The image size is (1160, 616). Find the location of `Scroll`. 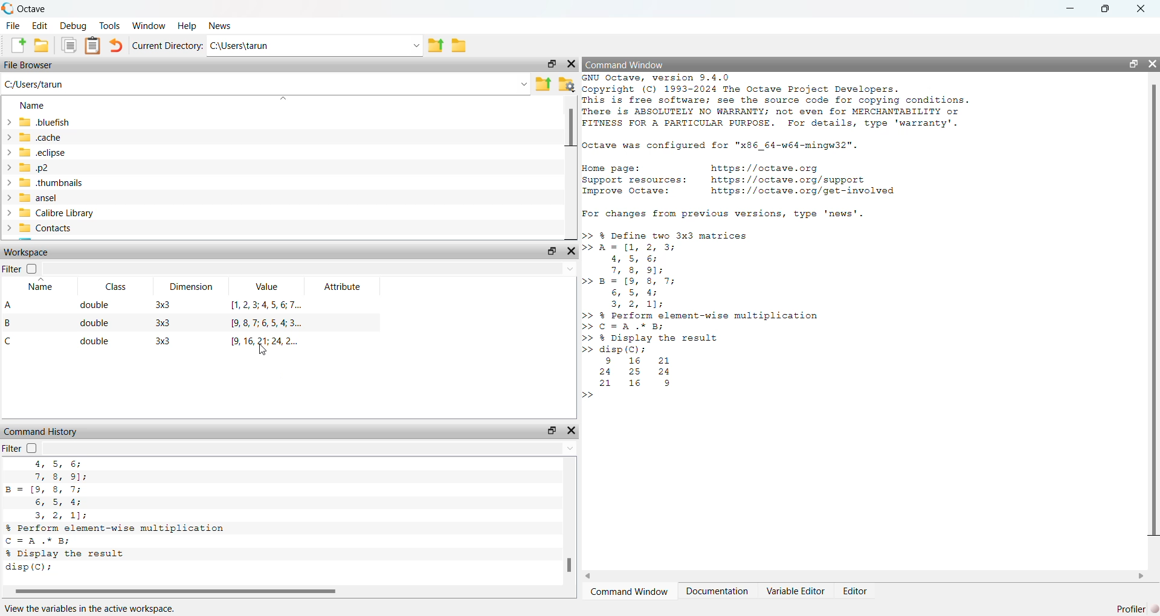

Scroll is located at coordinates (570, 168).